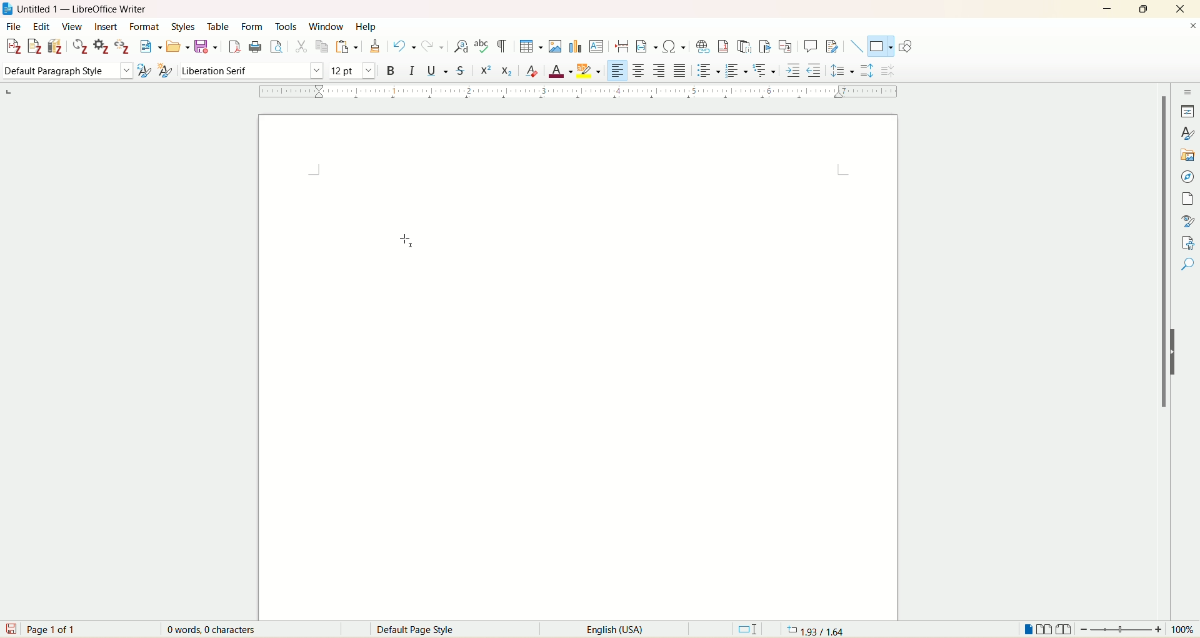 Image resolution: width=1200 pixels, height=638 pixels. I want to click on insert hyperlink, so click(704, 45).